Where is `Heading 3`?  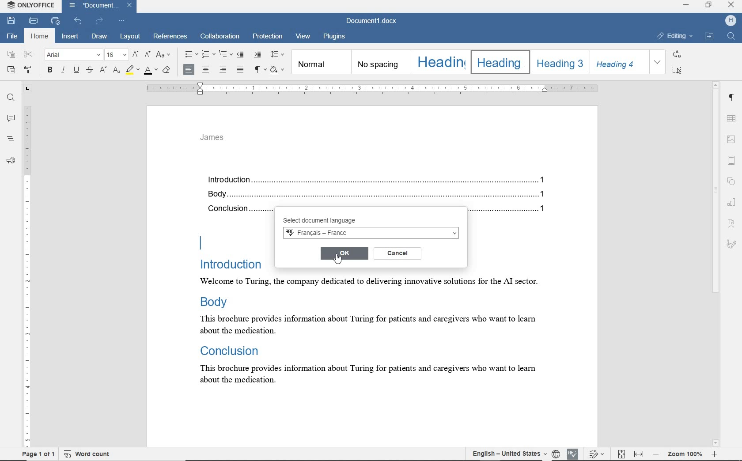
Heading 3 is located at coordinates (558, 62).